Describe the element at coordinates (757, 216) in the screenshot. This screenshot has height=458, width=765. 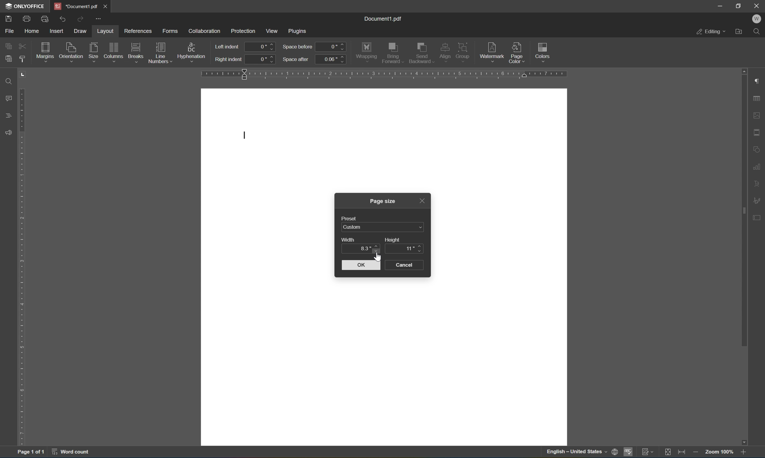
I see `Form settings` at that location.